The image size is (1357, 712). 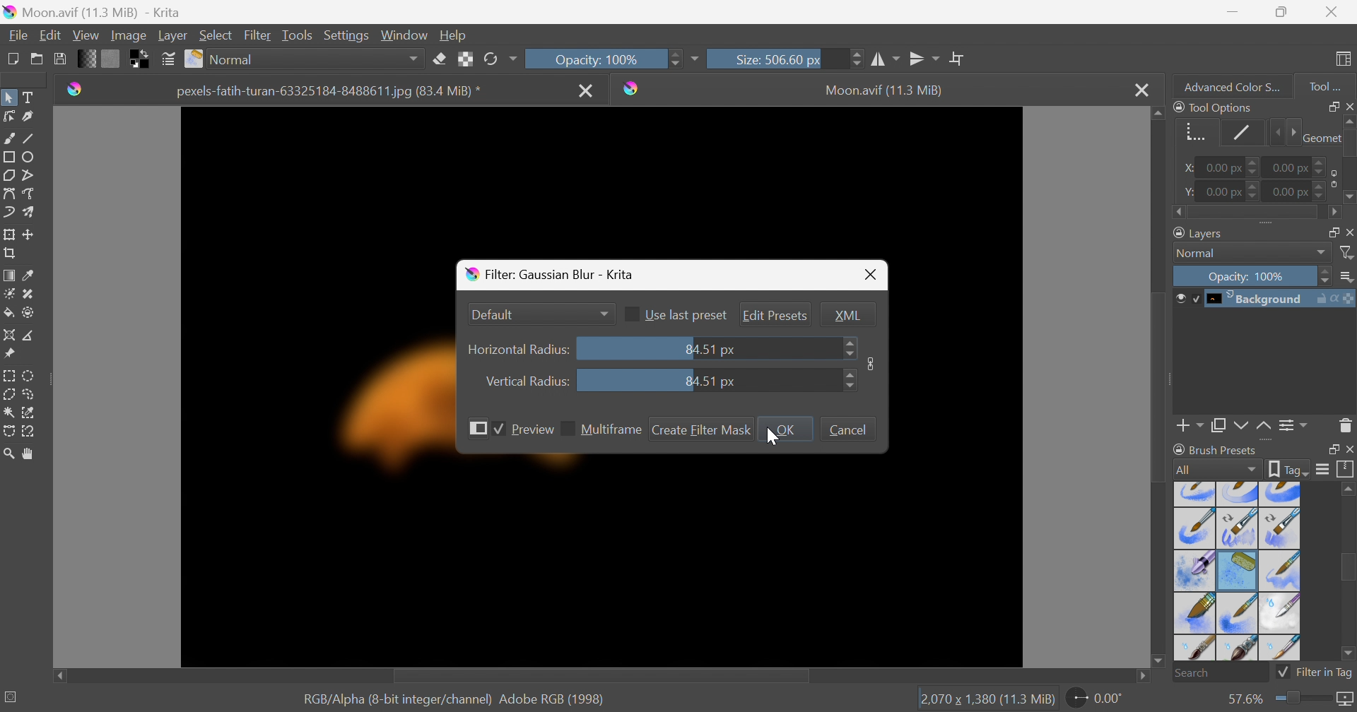 I want to click on Patch tool, so click(x=28, y=295).